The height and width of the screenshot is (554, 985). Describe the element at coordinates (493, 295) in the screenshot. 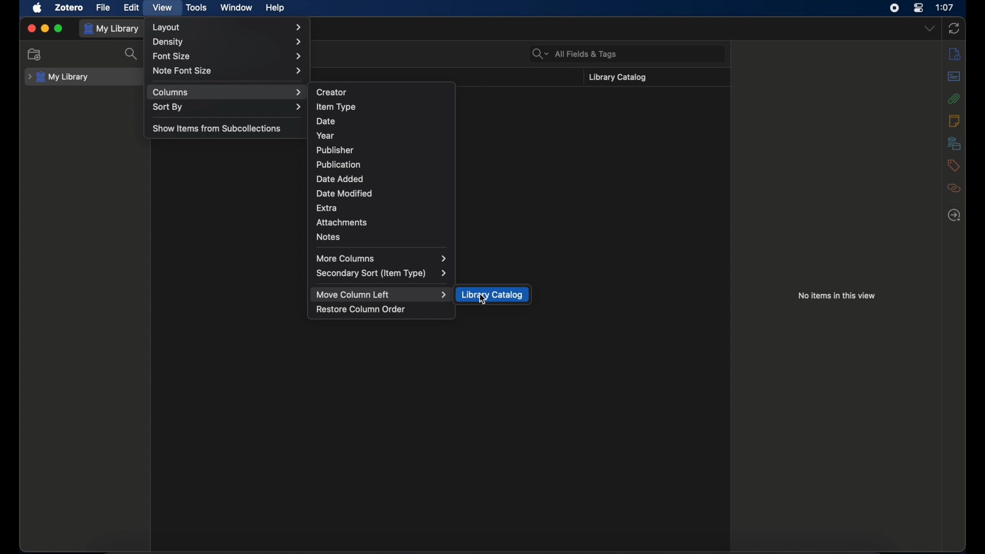

I see `library catalog` at that location.